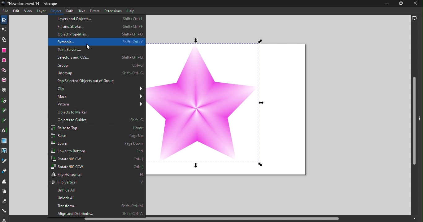 This screenshot has width=423, height=222. Describe the element at coordinates (399, 4) in the screenshot. I see `Maximize` at that location.